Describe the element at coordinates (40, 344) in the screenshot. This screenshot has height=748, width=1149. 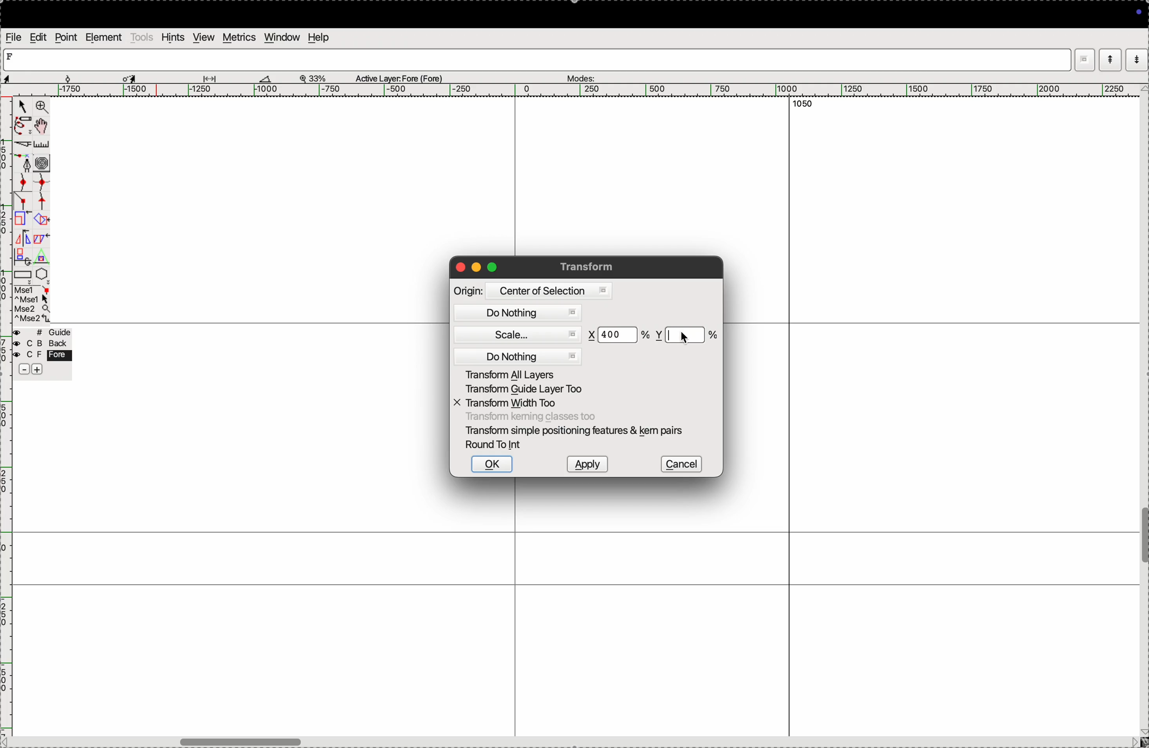
I see `back` at that location.